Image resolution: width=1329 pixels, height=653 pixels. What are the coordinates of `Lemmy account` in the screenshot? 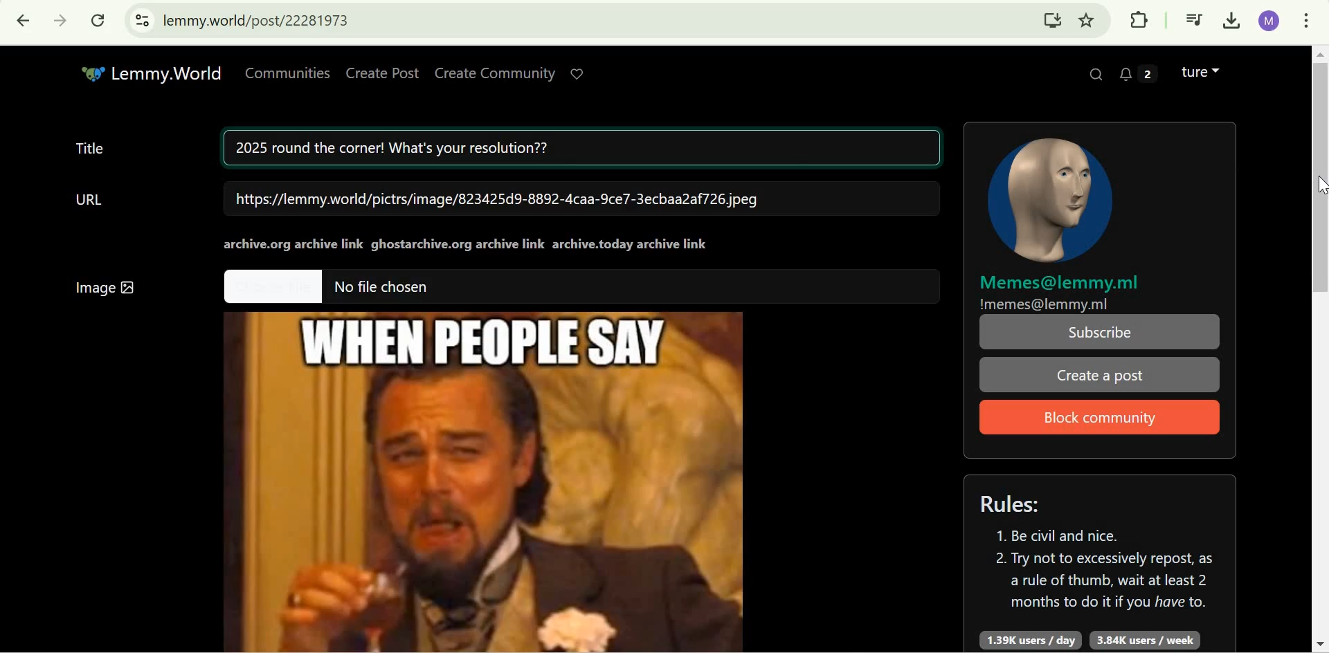 It's located at (1200, 72).